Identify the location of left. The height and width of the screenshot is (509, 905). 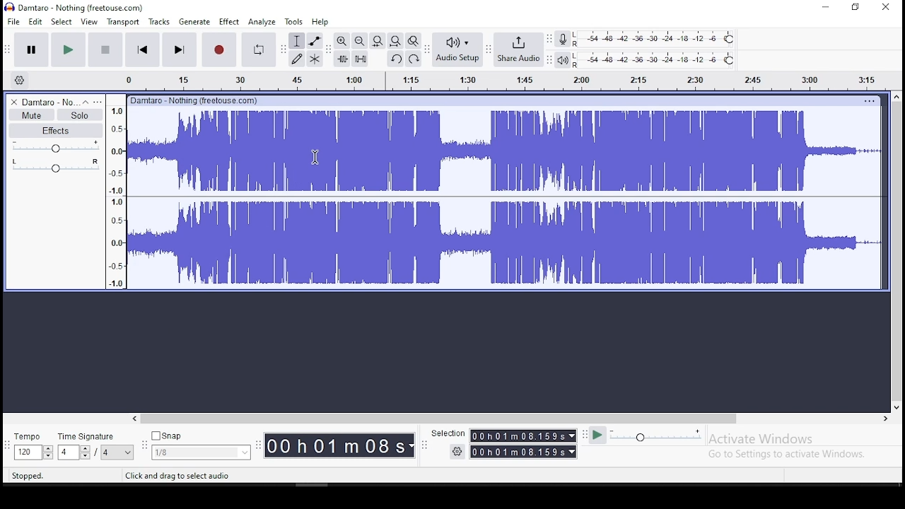
(136, 419).